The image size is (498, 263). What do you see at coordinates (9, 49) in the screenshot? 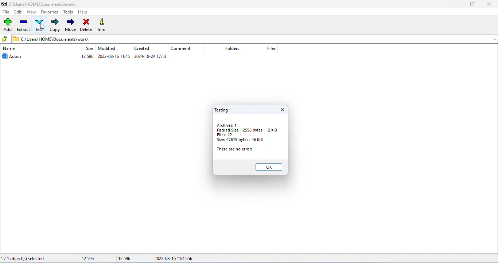
I see `name` at bounding box center [9, 49].